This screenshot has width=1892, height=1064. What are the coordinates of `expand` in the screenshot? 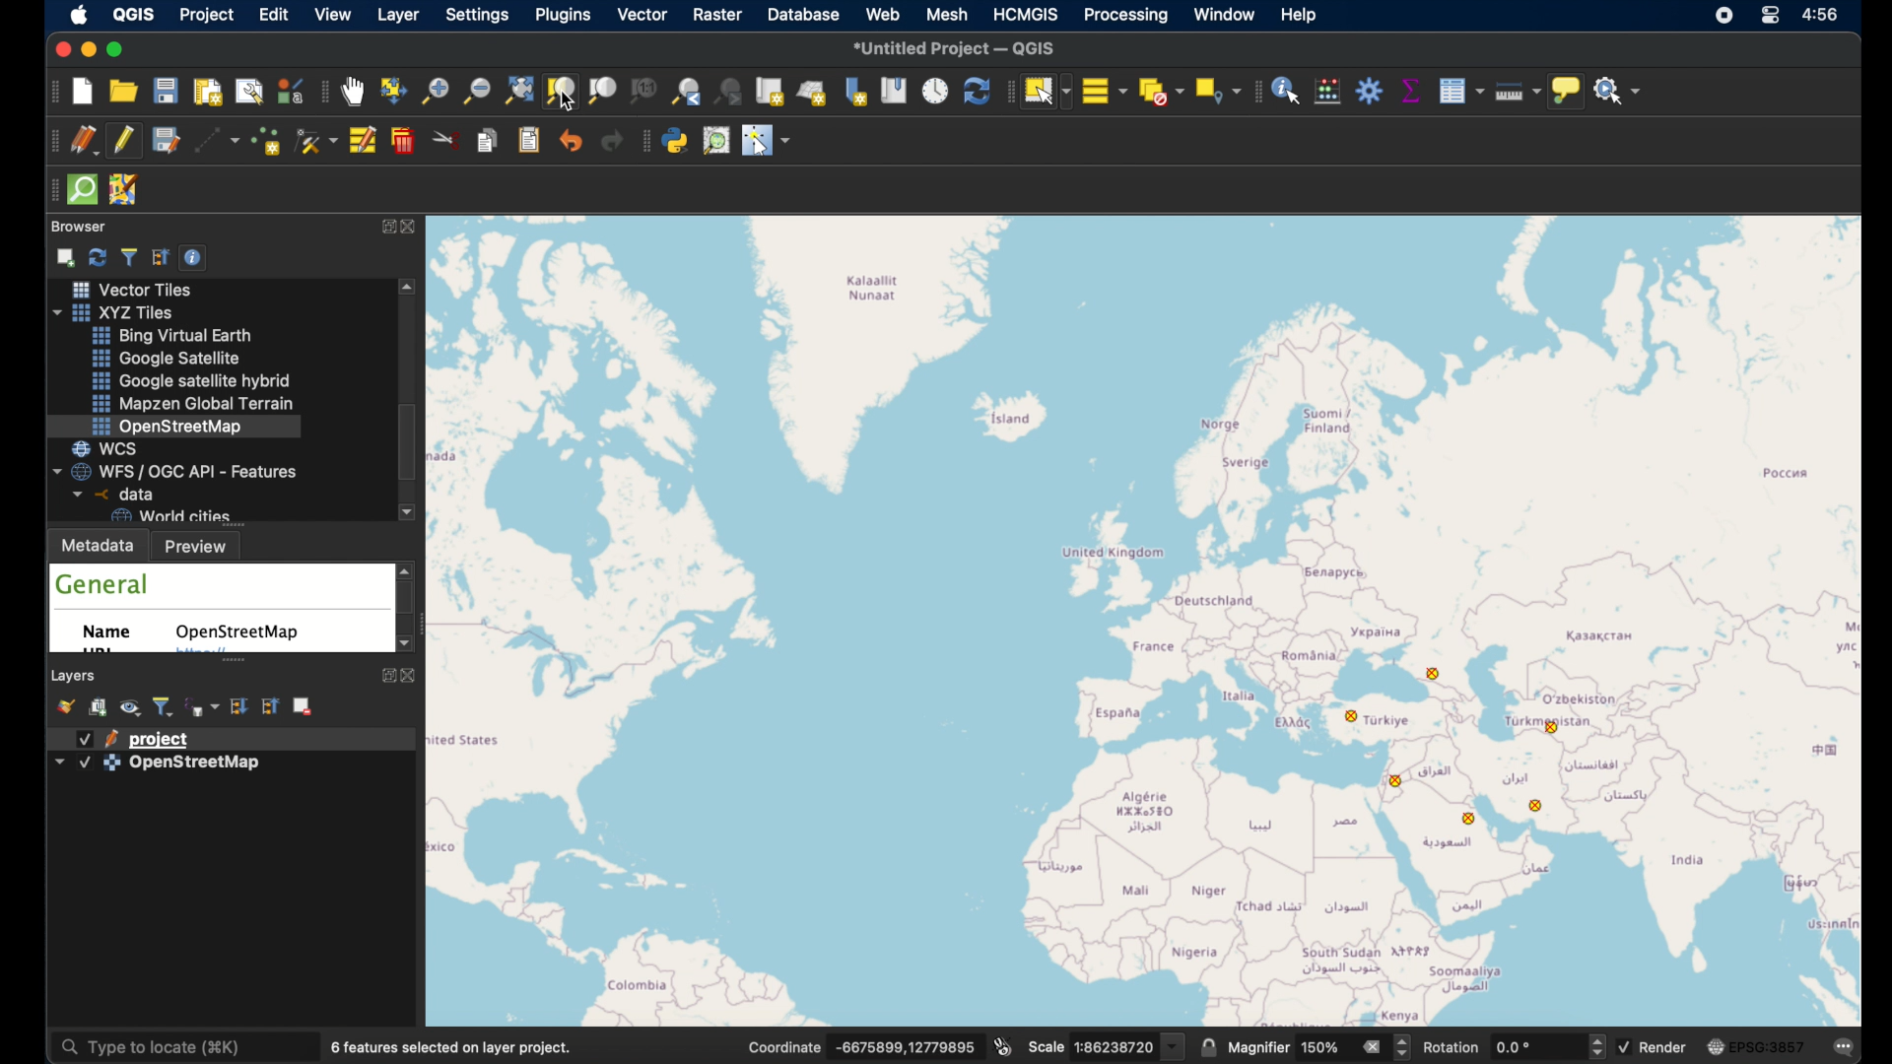 It's located at (383, 227).